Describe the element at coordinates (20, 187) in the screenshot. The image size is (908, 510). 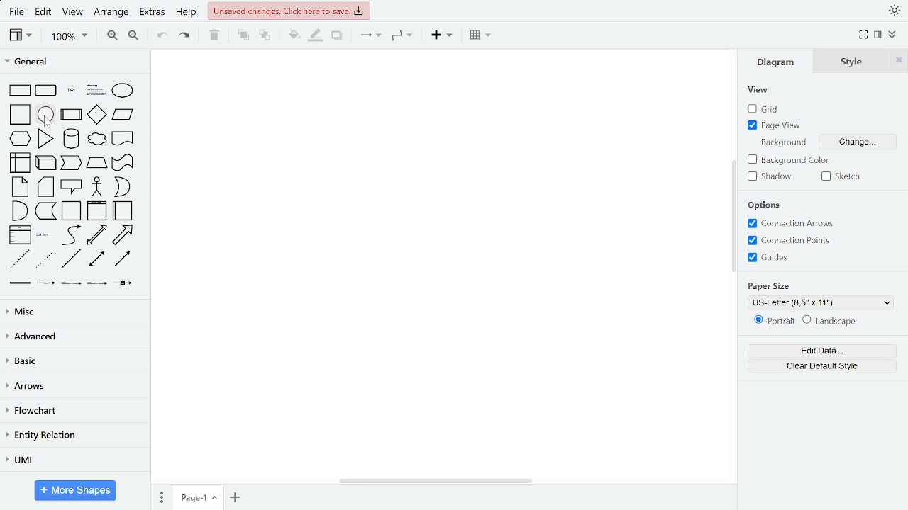
I see `note` at that location.